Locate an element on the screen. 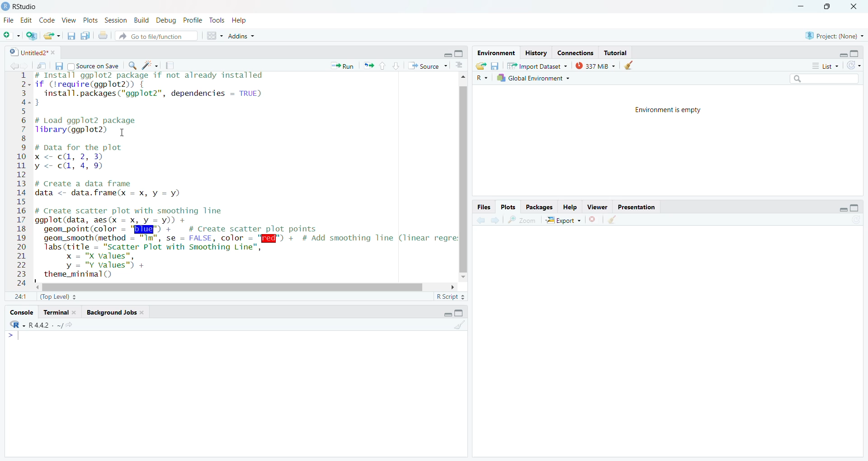 The width and height of the screenshot is (868, 461). Presentation is located at coordinates (639, 208).